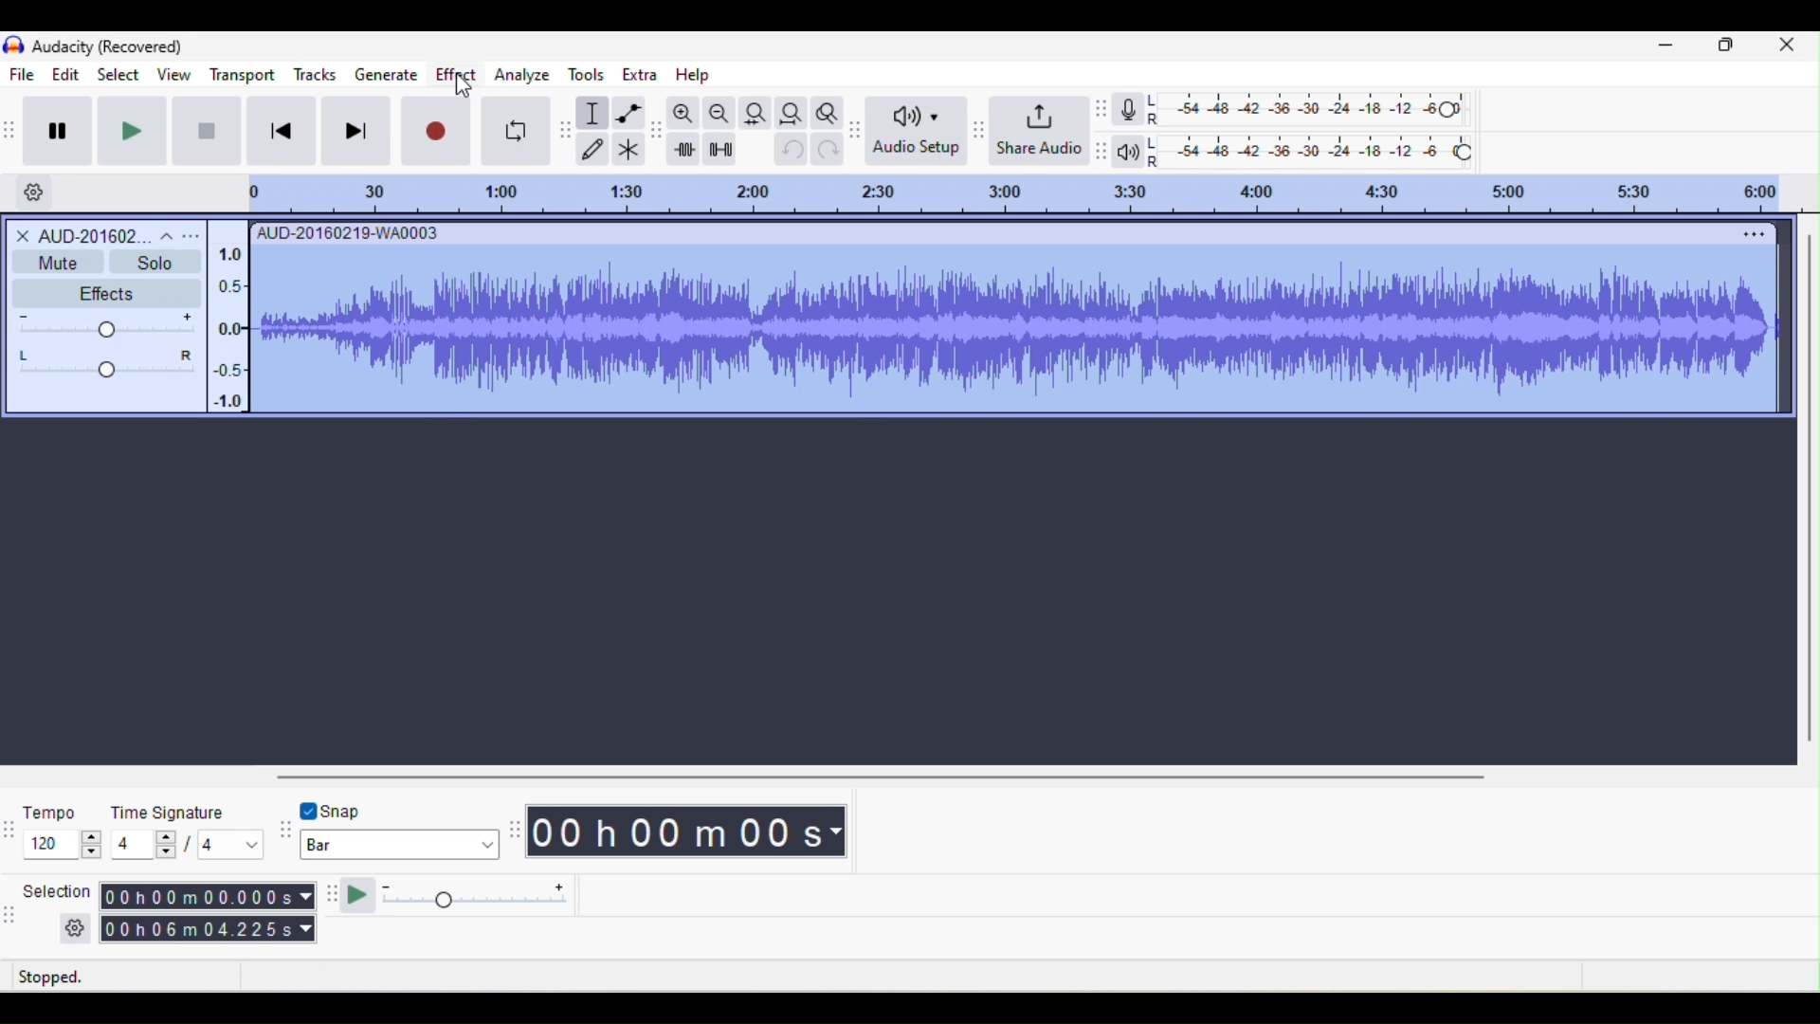 This screenshot has width=1820, height=1024. I want to click on enable looping, so click(514, 130).